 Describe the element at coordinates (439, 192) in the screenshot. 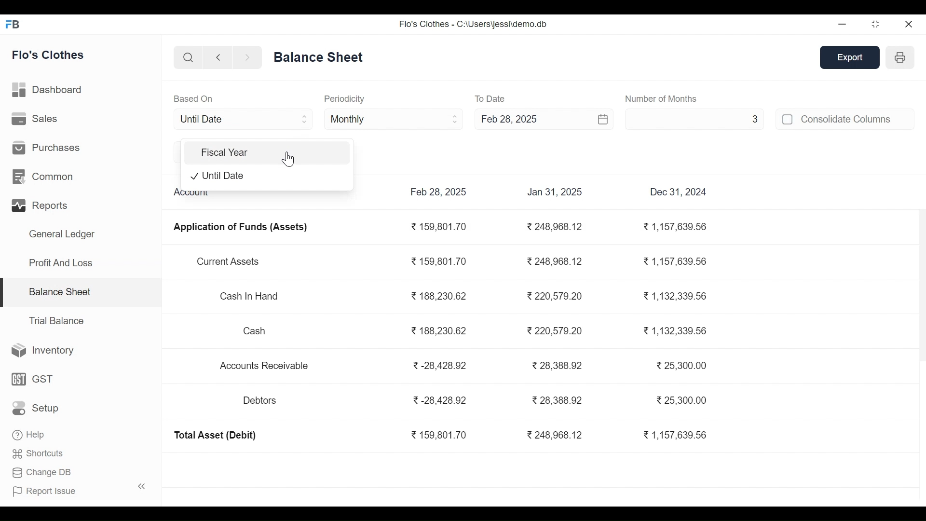

I see `Feb 28, 2025` at that location.